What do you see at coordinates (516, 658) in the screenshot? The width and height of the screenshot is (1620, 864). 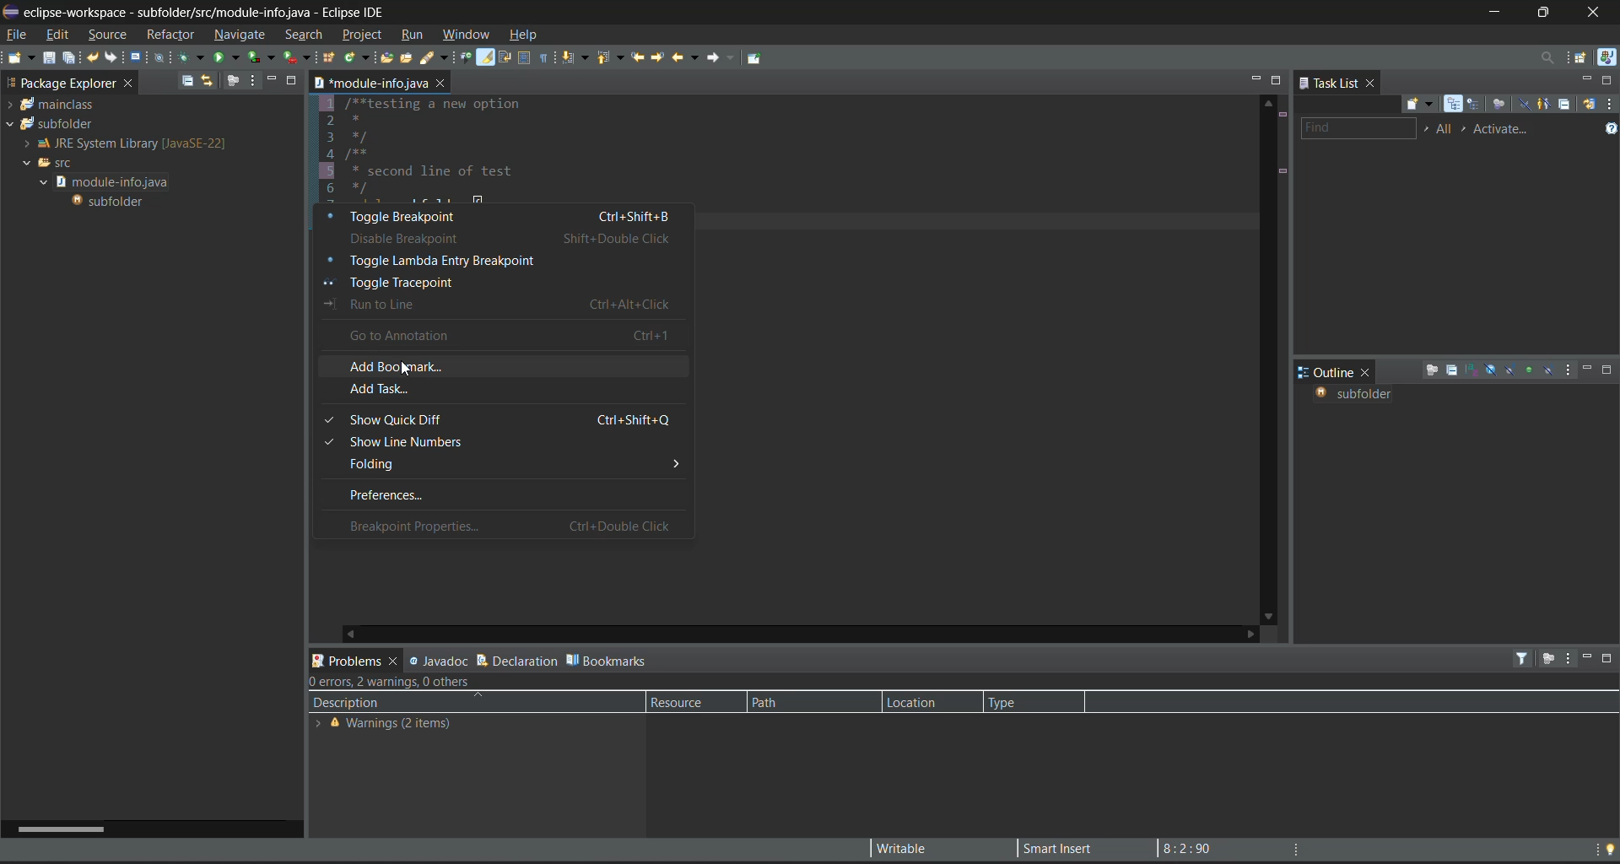 I see `declaration` at bounding box center [516, 658].